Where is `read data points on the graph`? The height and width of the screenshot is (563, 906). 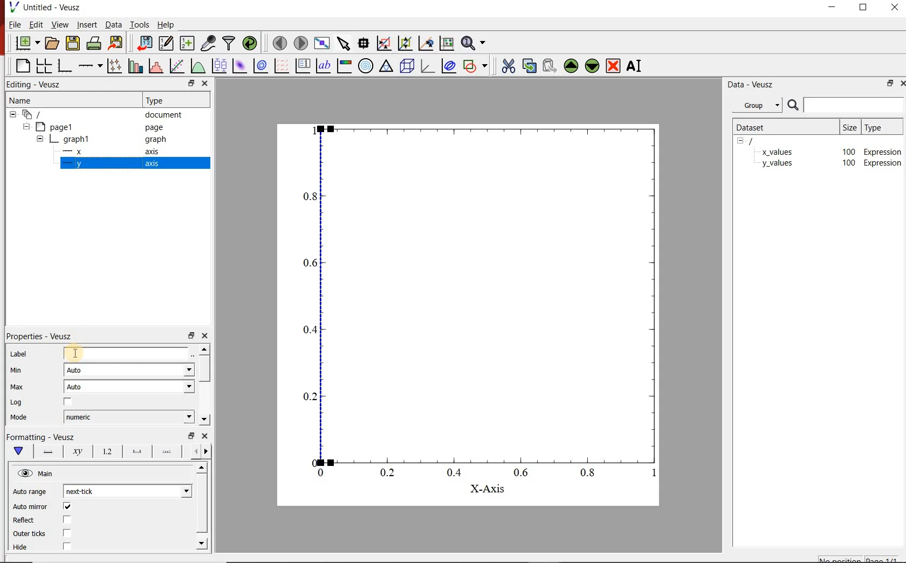
read data points on the graph is located at coordinates (364, 43).